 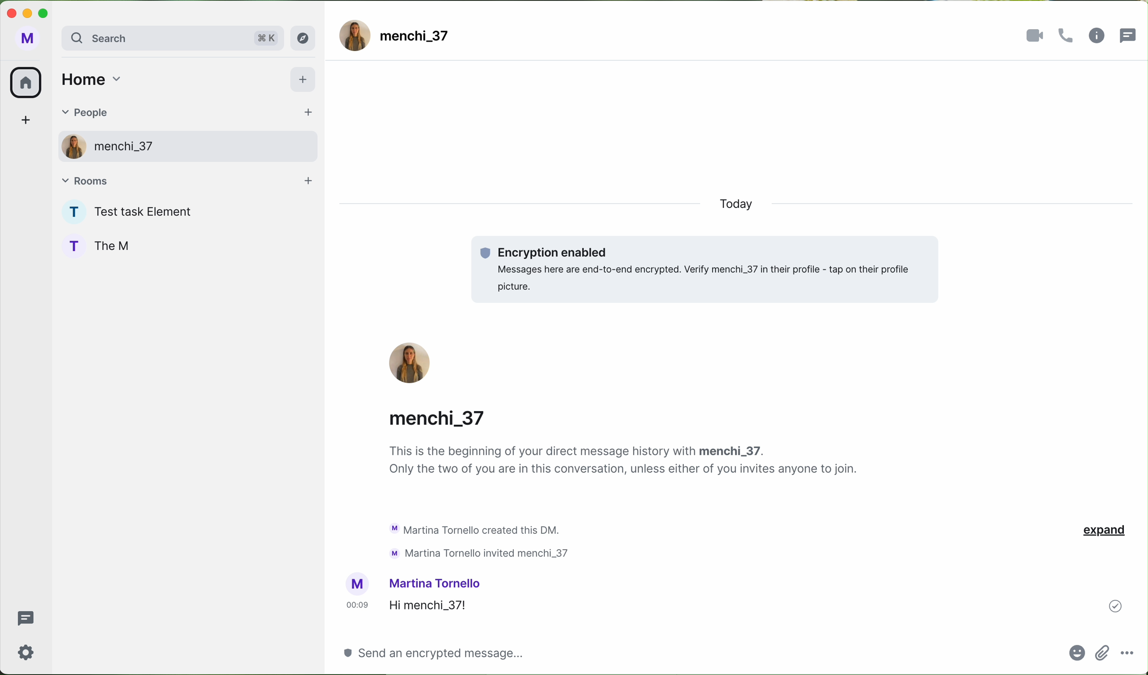 What do you see at coordinates (26, 652) in the screenshot?
I see `settings` at bounding box center [26, 652].